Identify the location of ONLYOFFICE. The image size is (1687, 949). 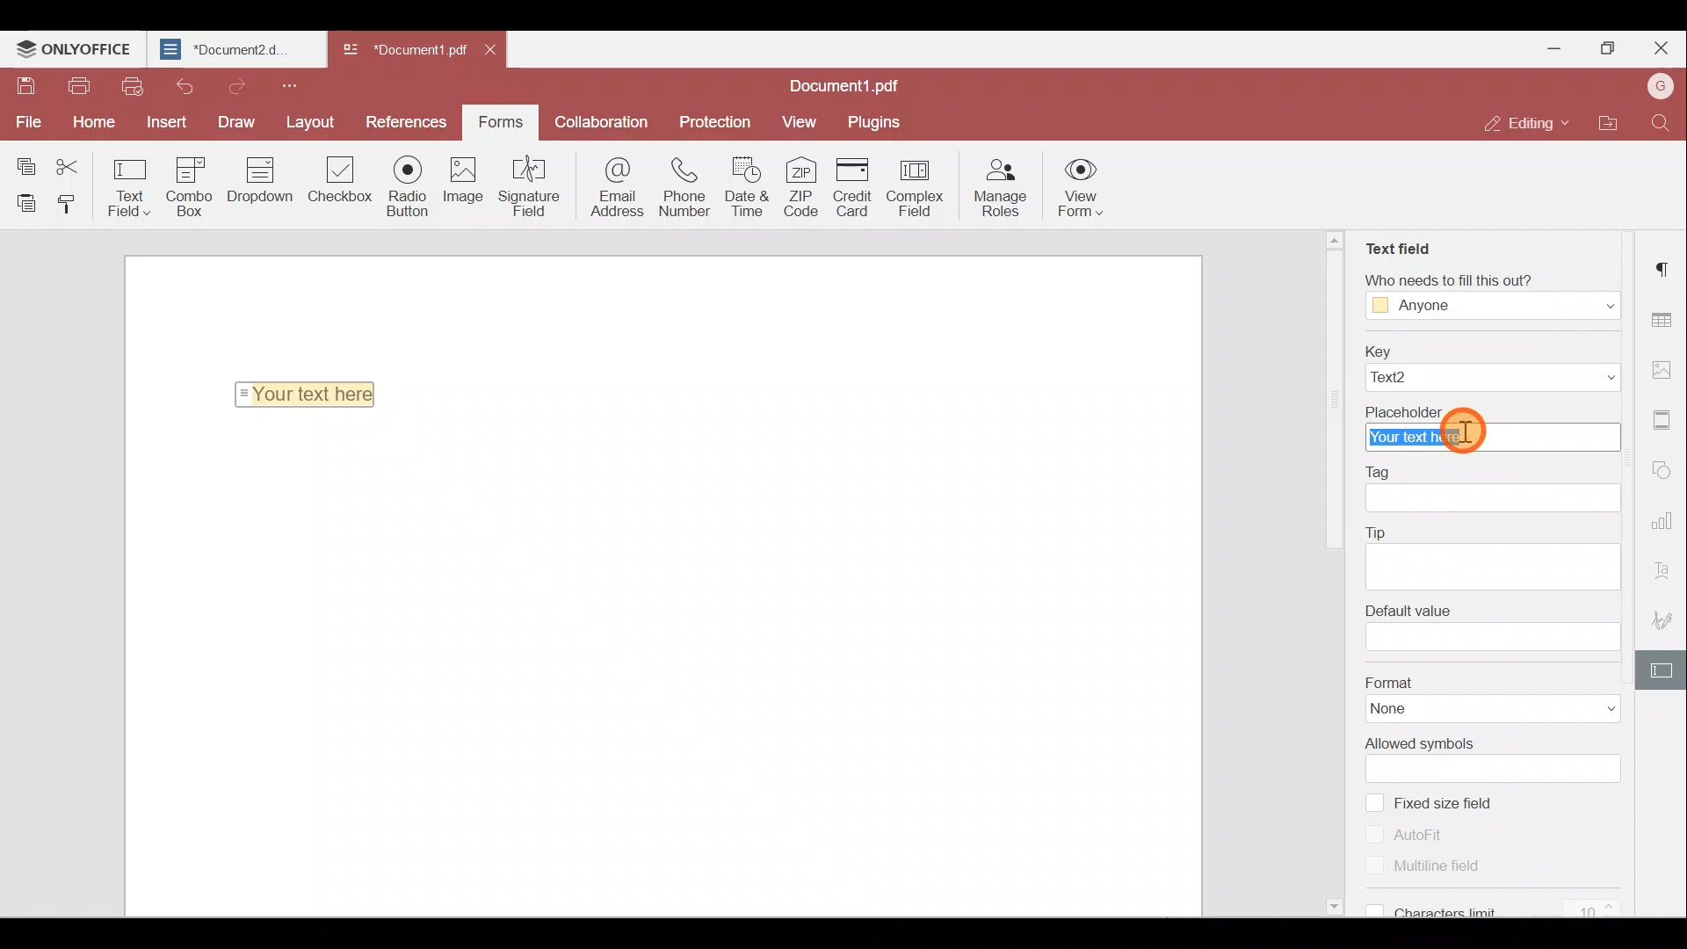
(74, 48).